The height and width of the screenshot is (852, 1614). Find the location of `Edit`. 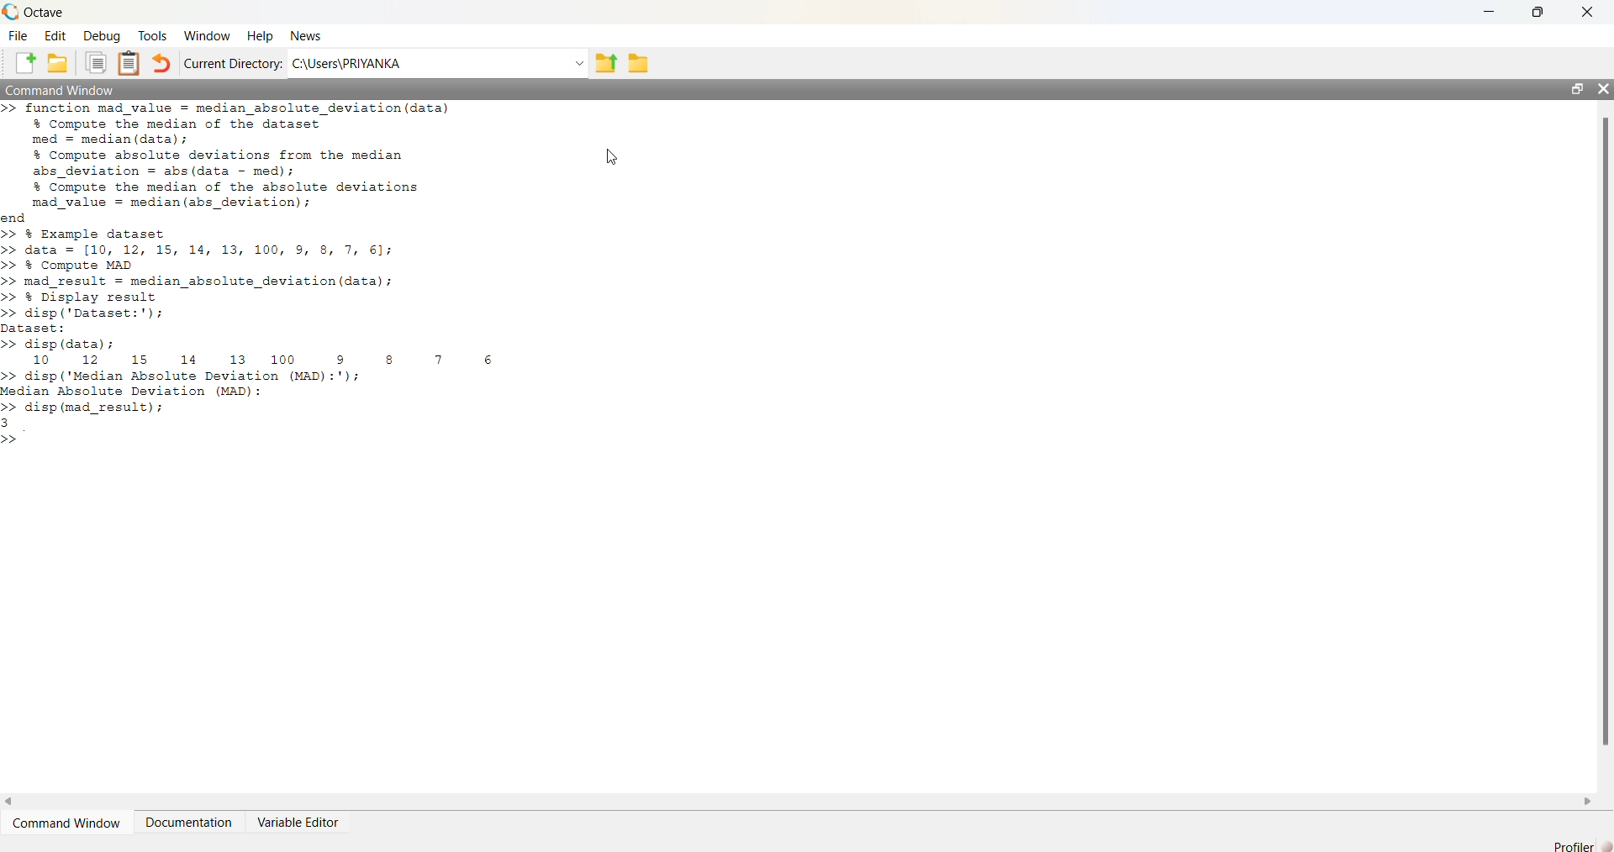

Edit is located at coordinates (57, 34).